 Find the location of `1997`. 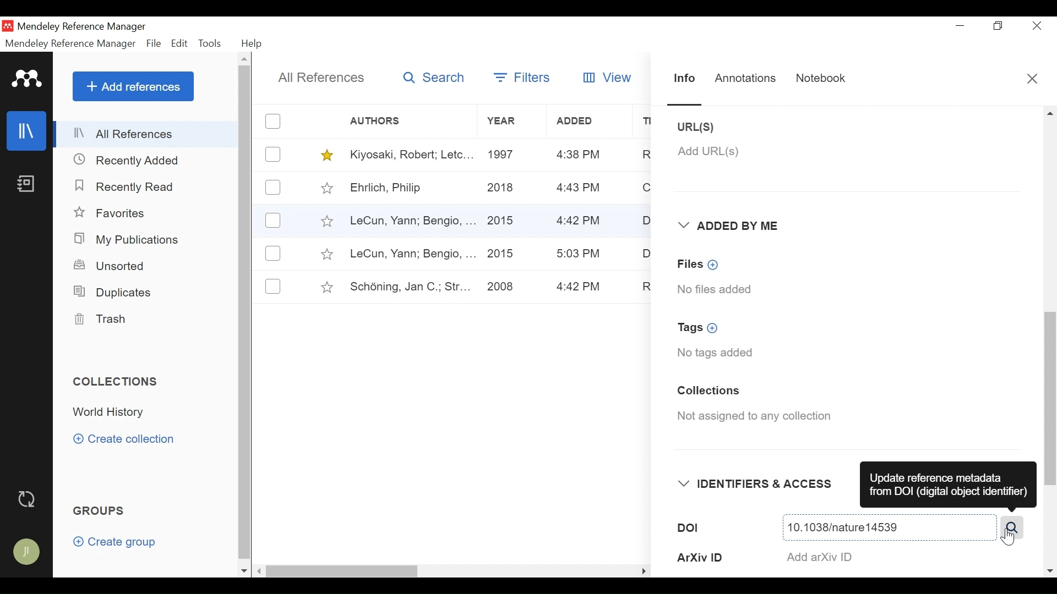

1997 is located at coordinates (504, 153).